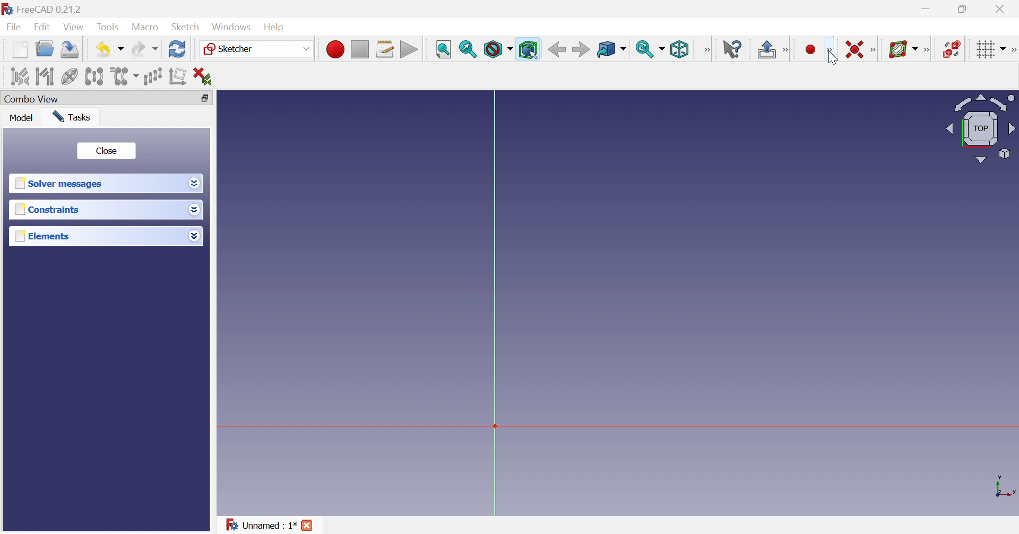 The image size is (1019, 534). What do you see at coordinates (928, 51) in the screenshot?
I see `[Sketcher B-spline tools]` at bounding box center [928, 51].